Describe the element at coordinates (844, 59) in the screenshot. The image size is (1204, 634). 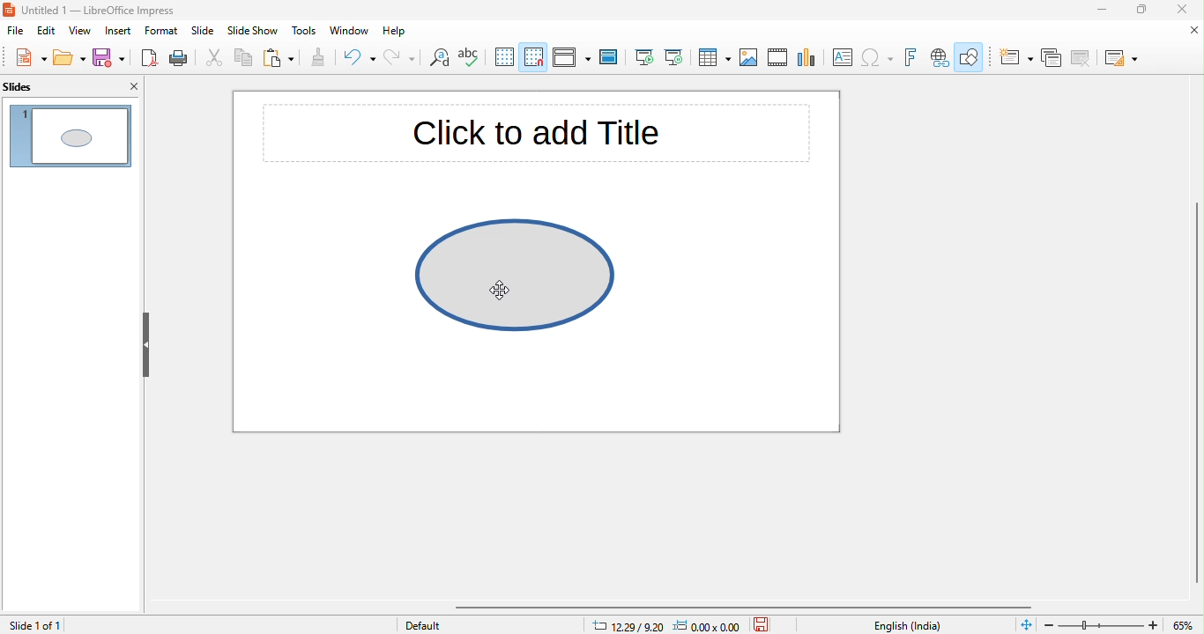
I see `text box` at that location.